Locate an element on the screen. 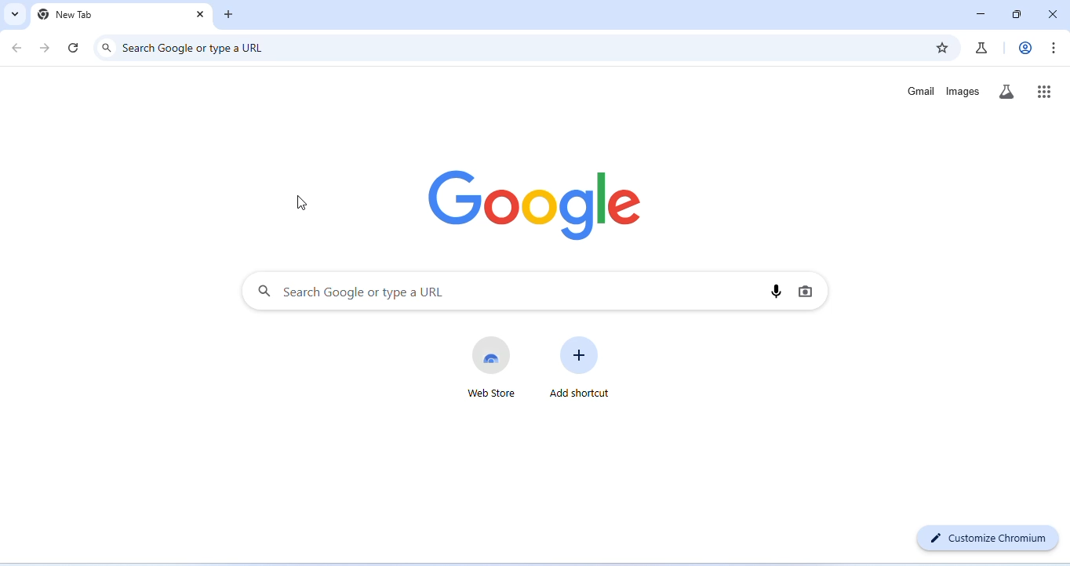 Image resolution: width=1070 pixels, height=566 pixels. account is located at coordinates (1026, 48).